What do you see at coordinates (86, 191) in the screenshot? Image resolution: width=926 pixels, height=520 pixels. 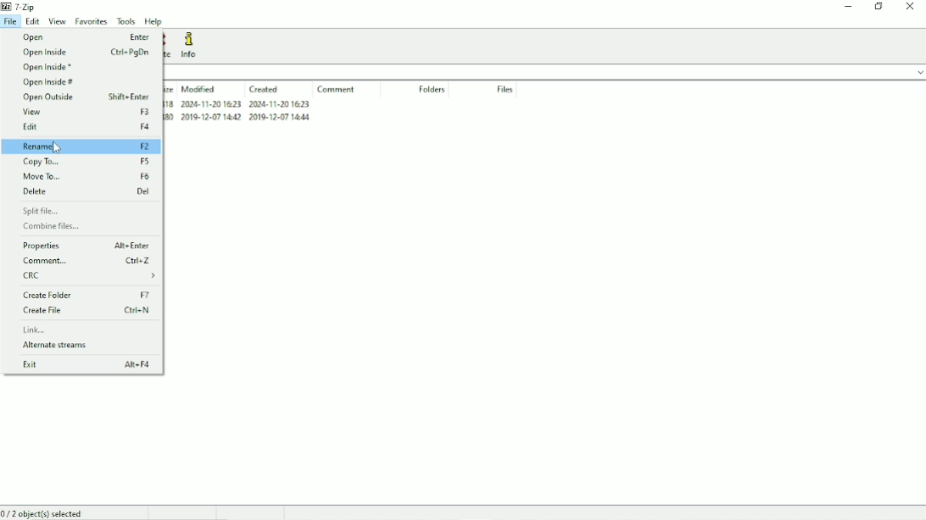 I see `Delete` at bounding box center [86, 191].